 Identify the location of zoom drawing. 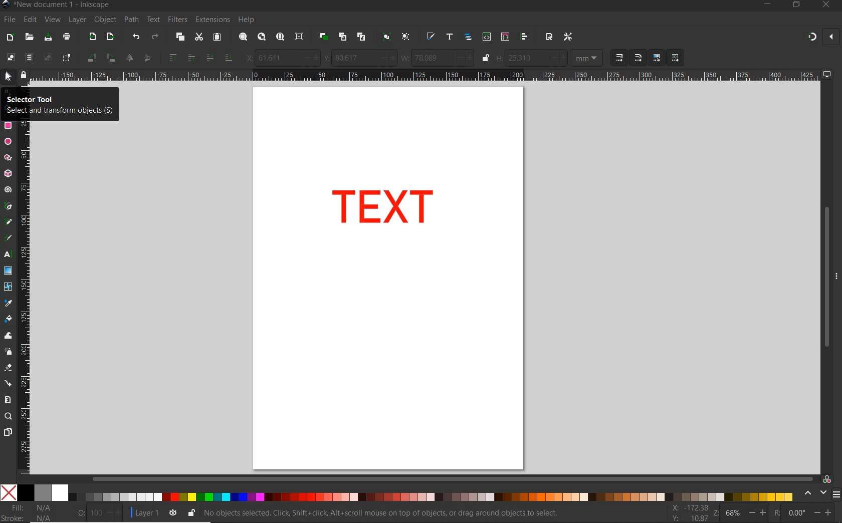
(261, 38).